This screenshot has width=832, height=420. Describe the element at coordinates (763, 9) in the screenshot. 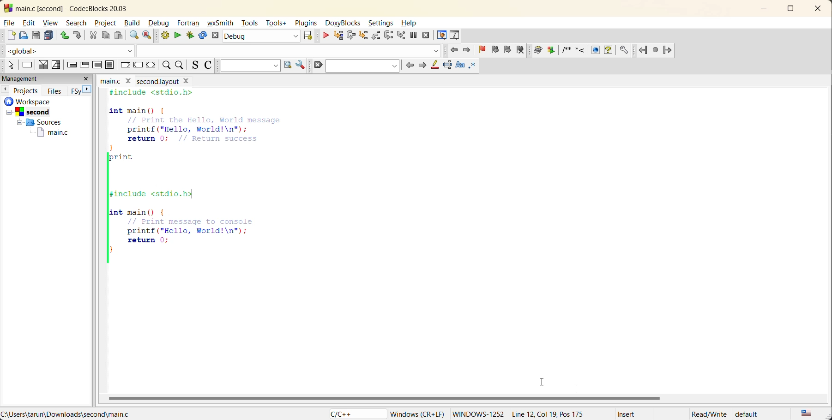

I see `minimize` at that location.